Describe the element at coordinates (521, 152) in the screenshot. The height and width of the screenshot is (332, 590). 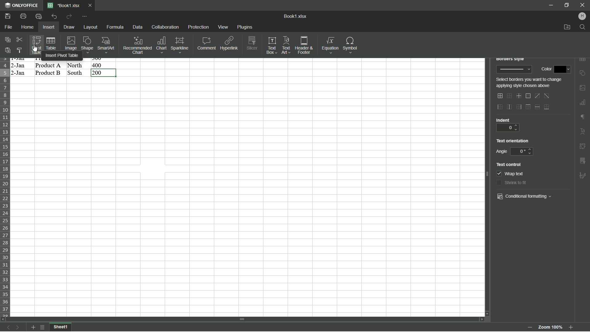
I see `0 degree` at that location.